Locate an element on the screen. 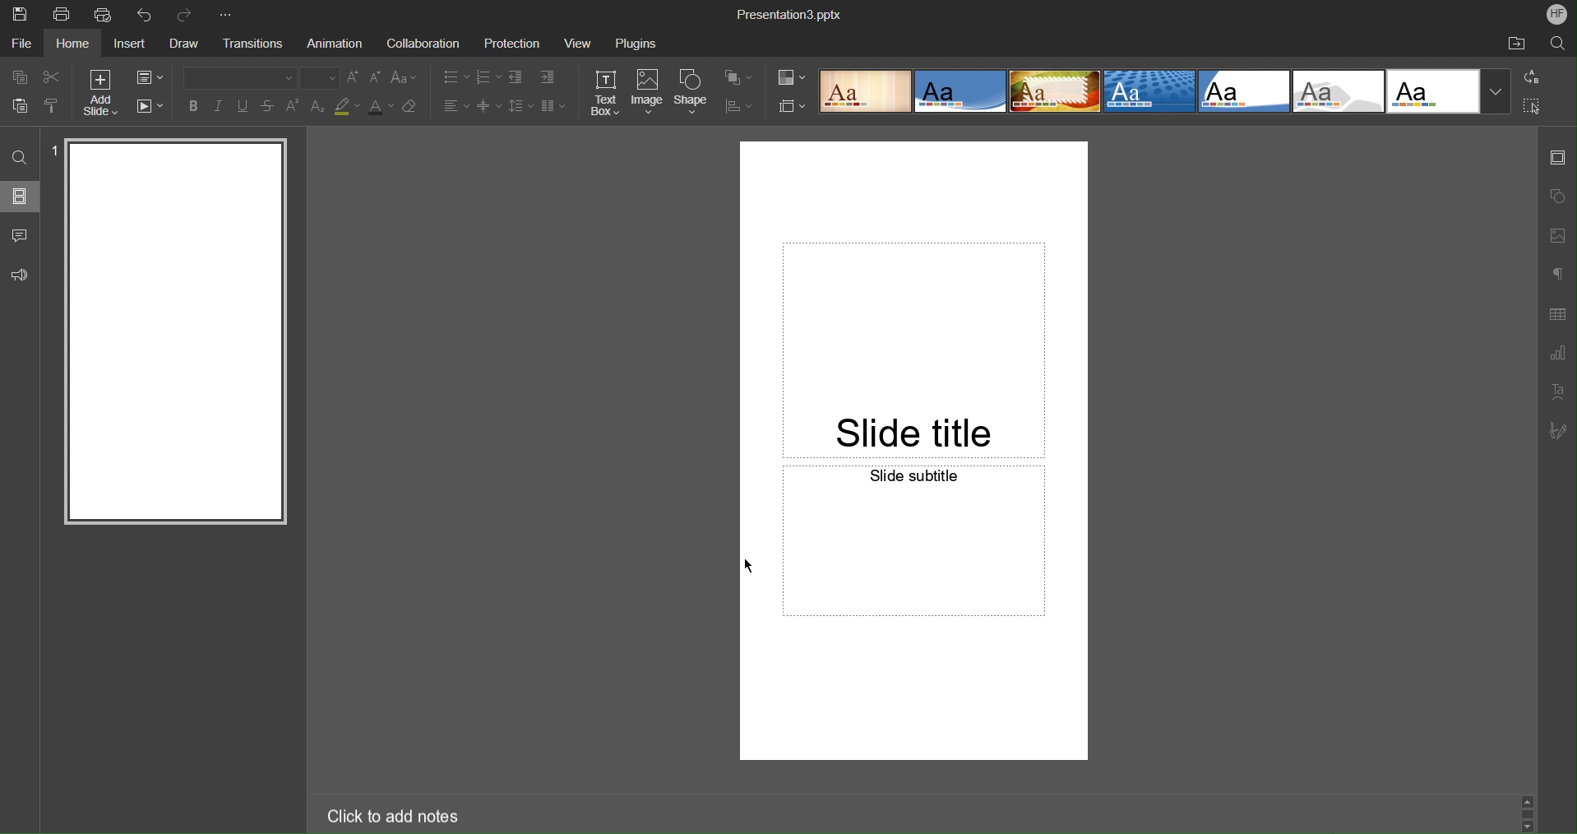  Graph is located at coordinates (1558, 354).